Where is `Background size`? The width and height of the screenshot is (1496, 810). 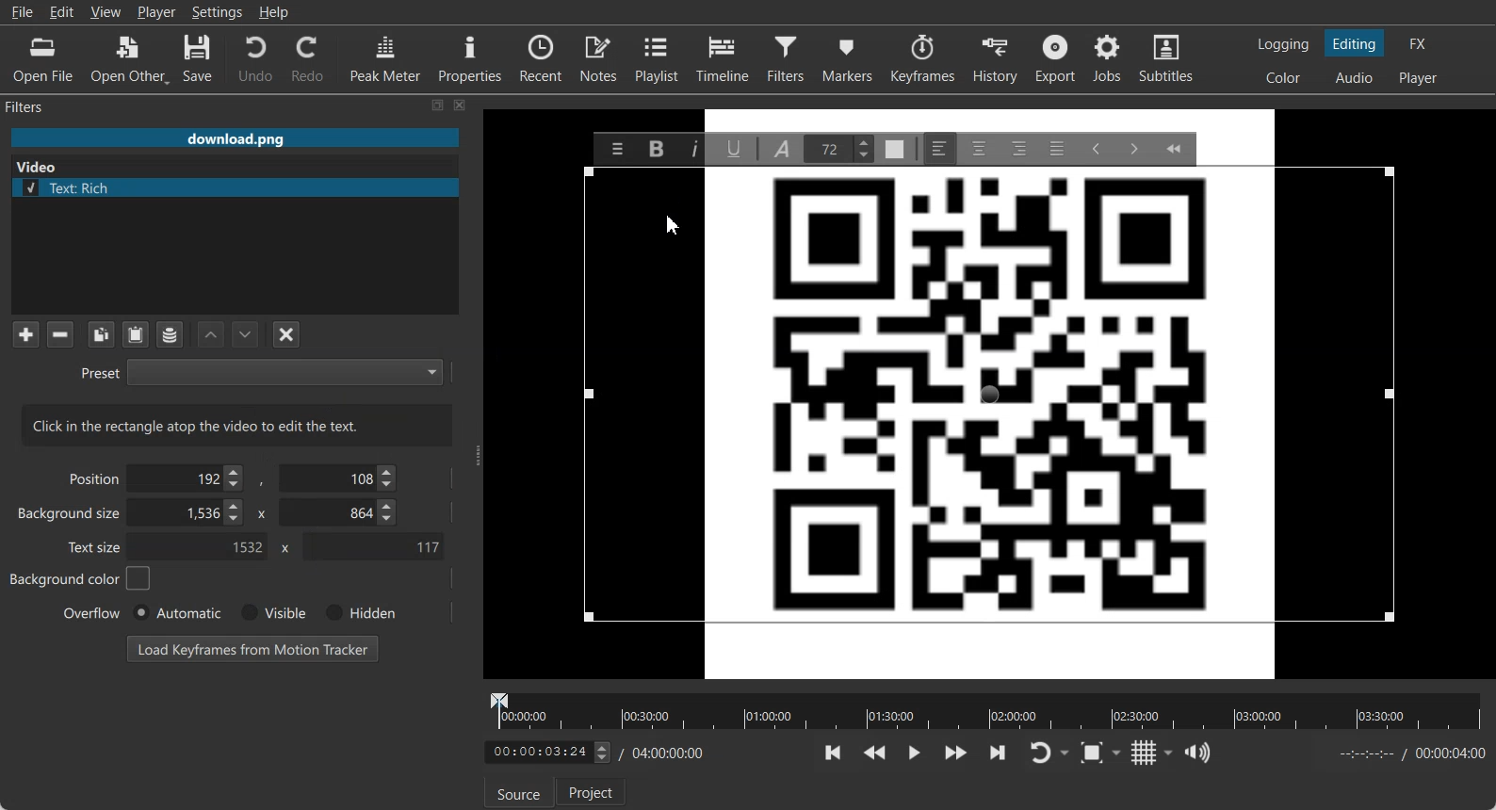 Background size is located at coordinates (71, 517).